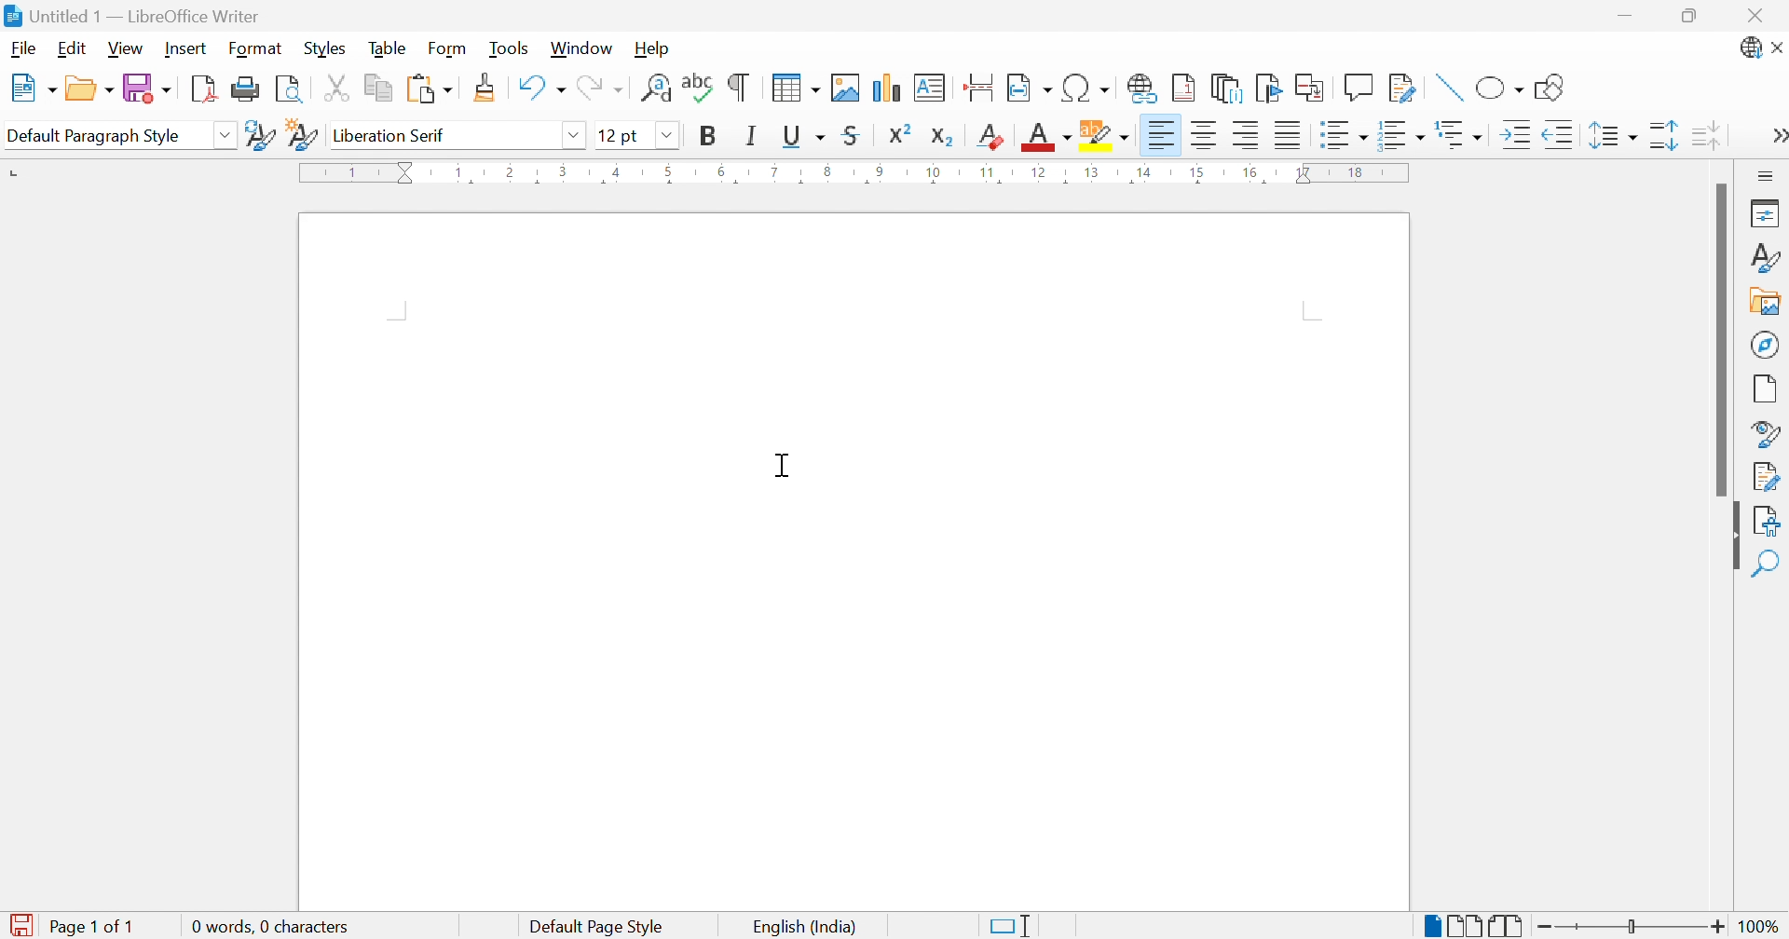  What do you see at coordinates (739, 88) in the screenshot?
I see `` at bounding box center [739, 88].